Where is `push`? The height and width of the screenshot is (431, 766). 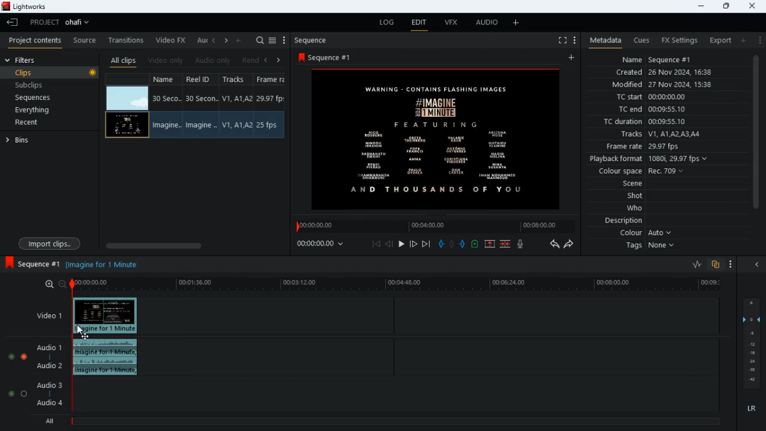
push is located at coordinates (463, 245).